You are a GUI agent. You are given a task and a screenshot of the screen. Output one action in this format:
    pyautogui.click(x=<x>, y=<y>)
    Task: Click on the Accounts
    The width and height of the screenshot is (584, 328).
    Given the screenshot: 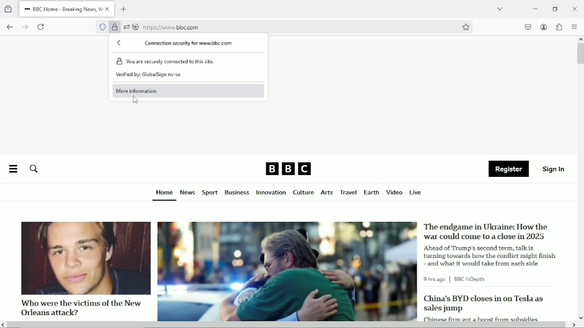 What is the action you would take?
    pyautogui.click(x=543, y=26)
    